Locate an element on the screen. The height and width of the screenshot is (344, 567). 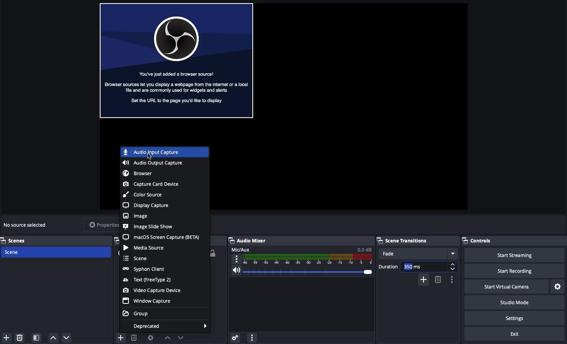
Syphon is located at coordinates (145, 269).